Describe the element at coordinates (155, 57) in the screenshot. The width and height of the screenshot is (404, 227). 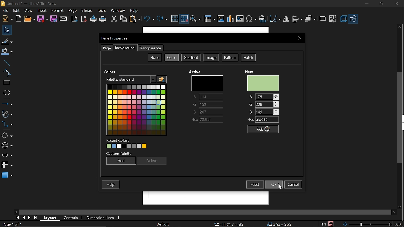
I see `None` at that location.